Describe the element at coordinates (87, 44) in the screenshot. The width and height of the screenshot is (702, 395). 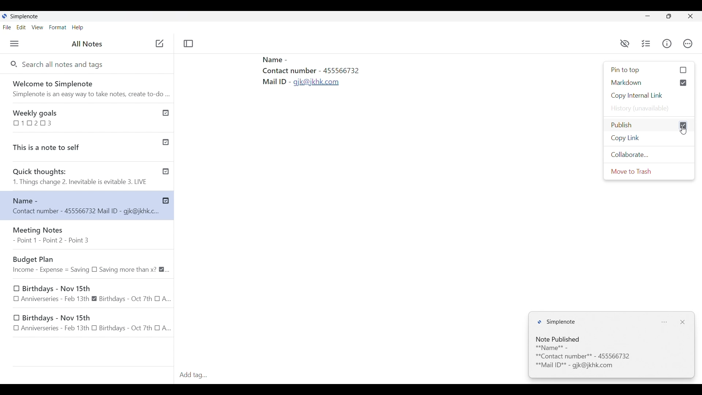
I see `Title of left panel` at that location.